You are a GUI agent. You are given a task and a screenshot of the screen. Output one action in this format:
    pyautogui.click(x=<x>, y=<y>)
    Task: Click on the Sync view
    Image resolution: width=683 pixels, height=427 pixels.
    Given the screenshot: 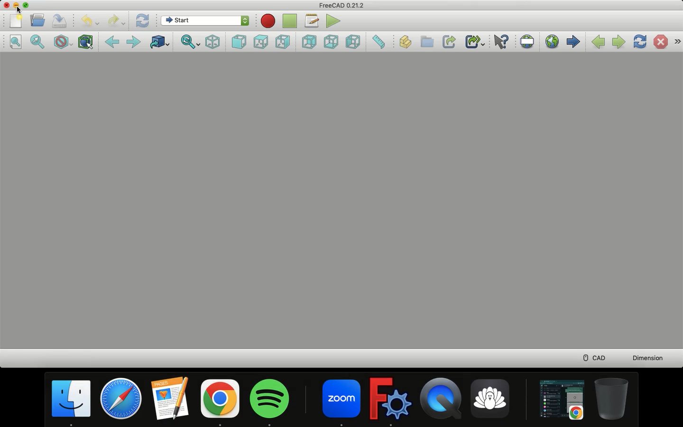 What is the action you would take?
    pyautogui.click(x=192, y=43)
    